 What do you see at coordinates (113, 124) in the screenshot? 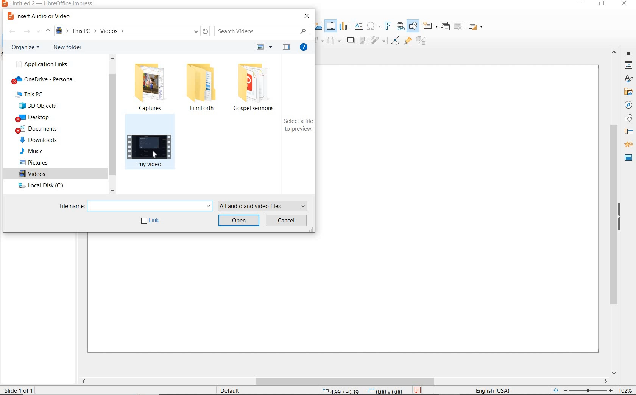
I see `scrollbar` at bounding box center [113, 124].